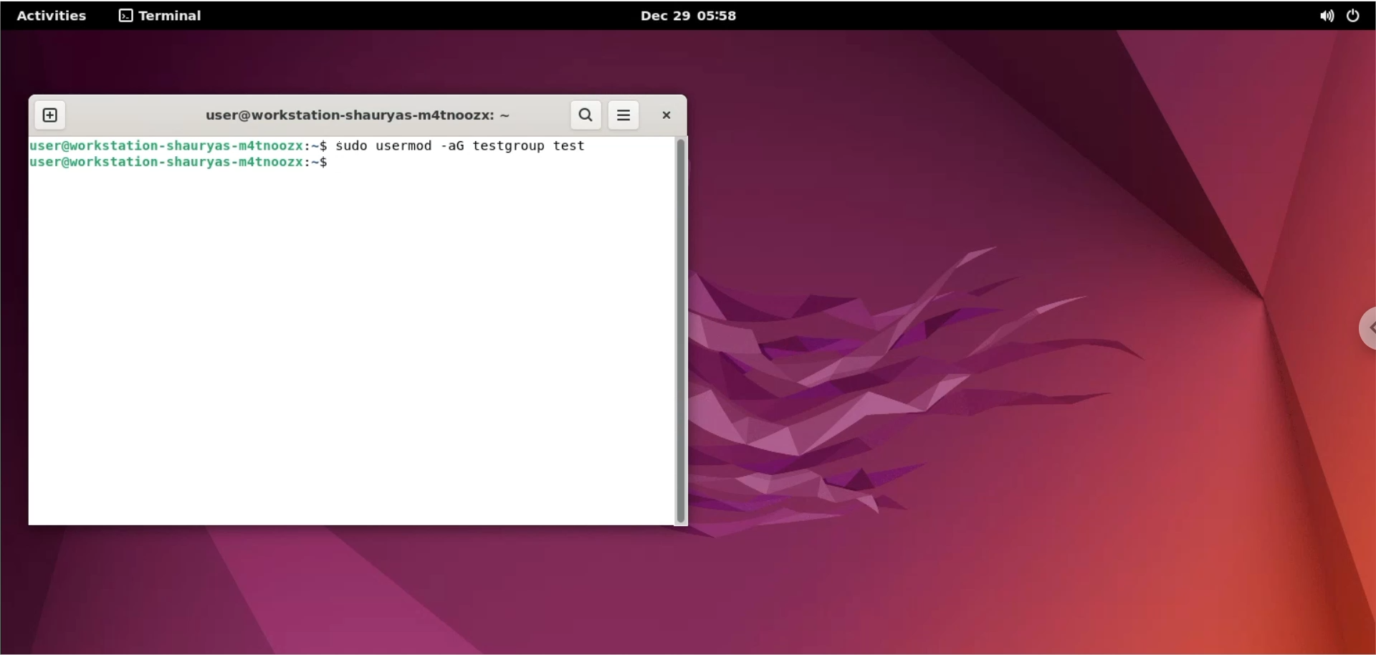 The image size is (1376, 655). Describe the element at coordinates (625, 116) in the screenshot. I see `more options` at that location.